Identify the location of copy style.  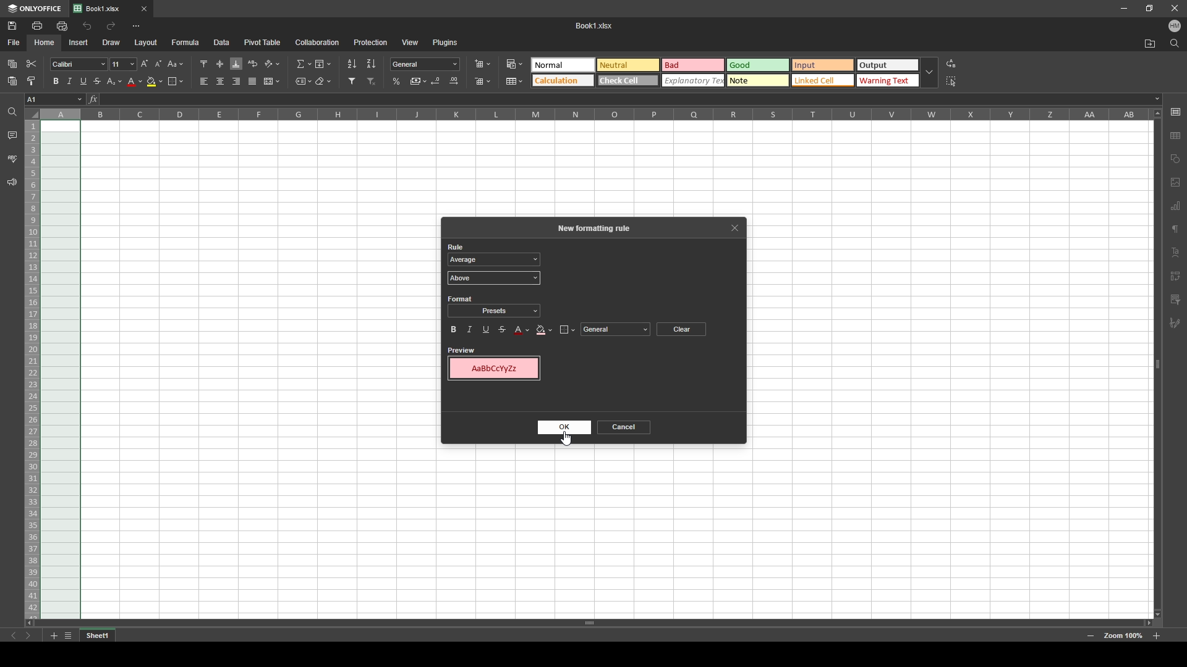
(31, 81).